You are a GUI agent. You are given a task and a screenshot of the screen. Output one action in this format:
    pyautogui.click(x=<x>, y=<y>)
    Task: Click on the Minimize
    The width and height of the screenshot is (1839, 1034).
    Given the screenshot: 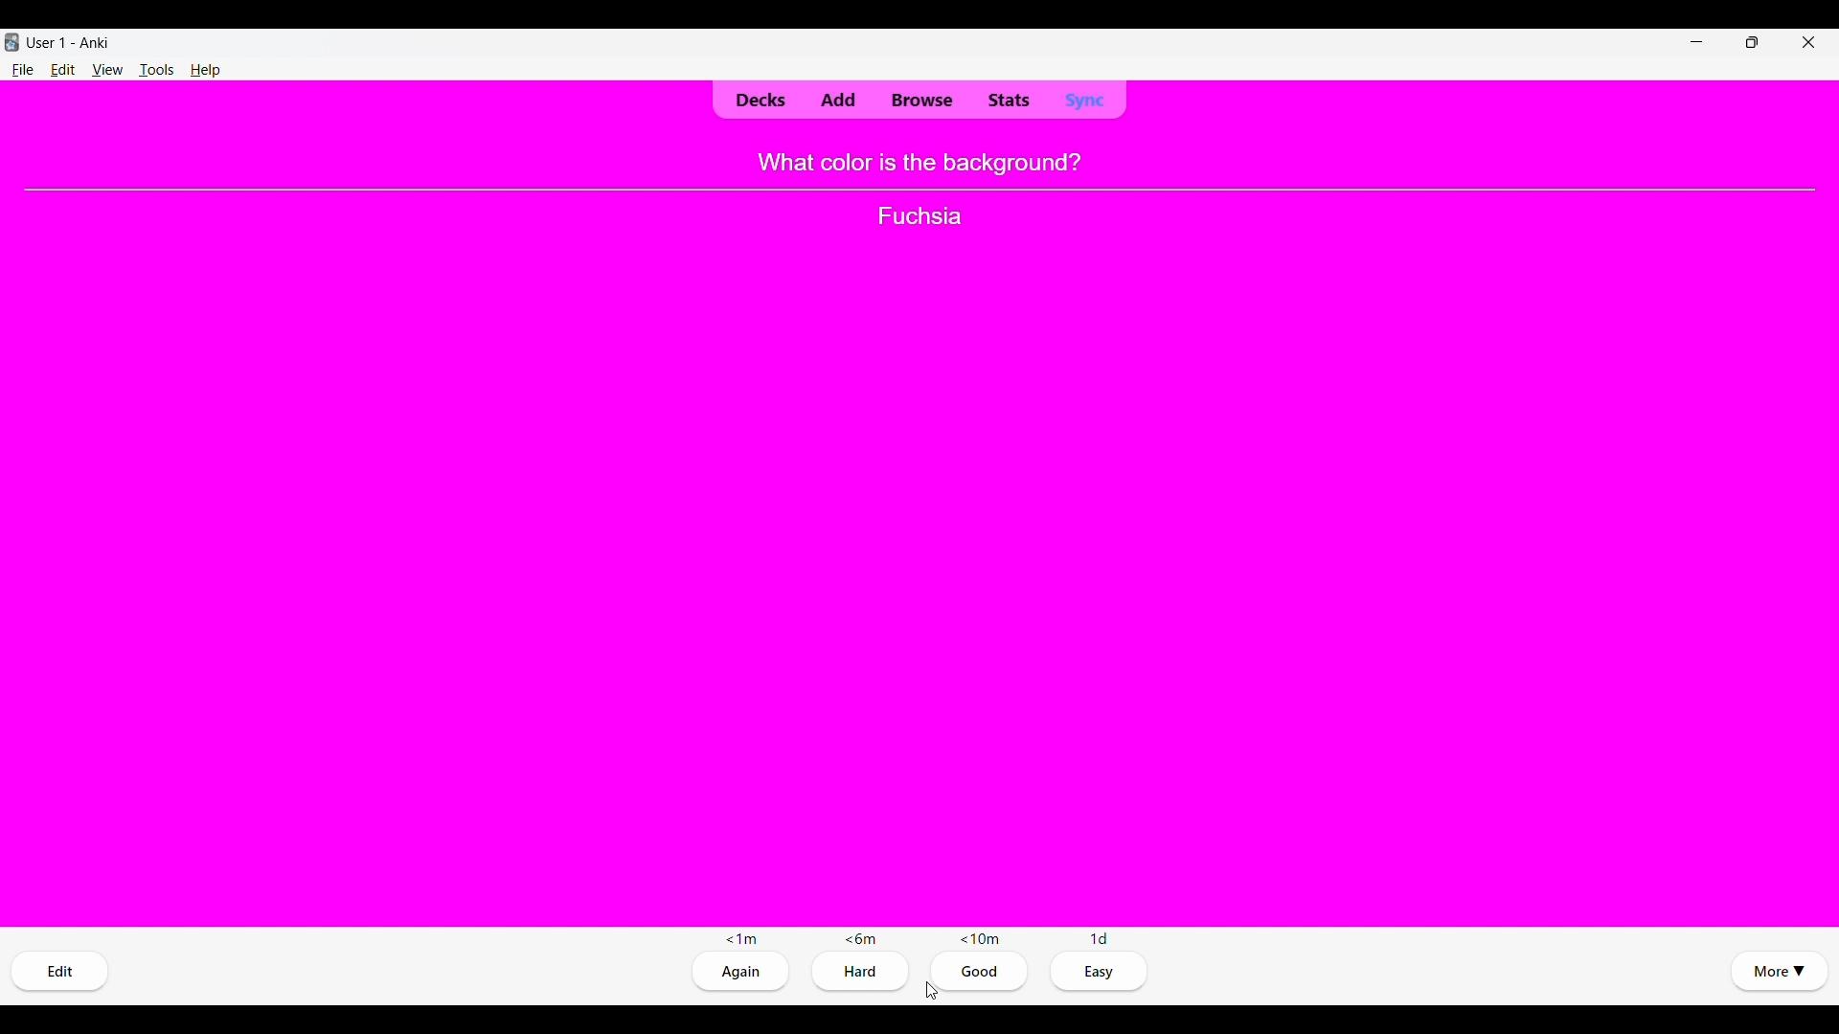 What is the action you would take?
    pyautogui.click(x=1696, y=42)
    